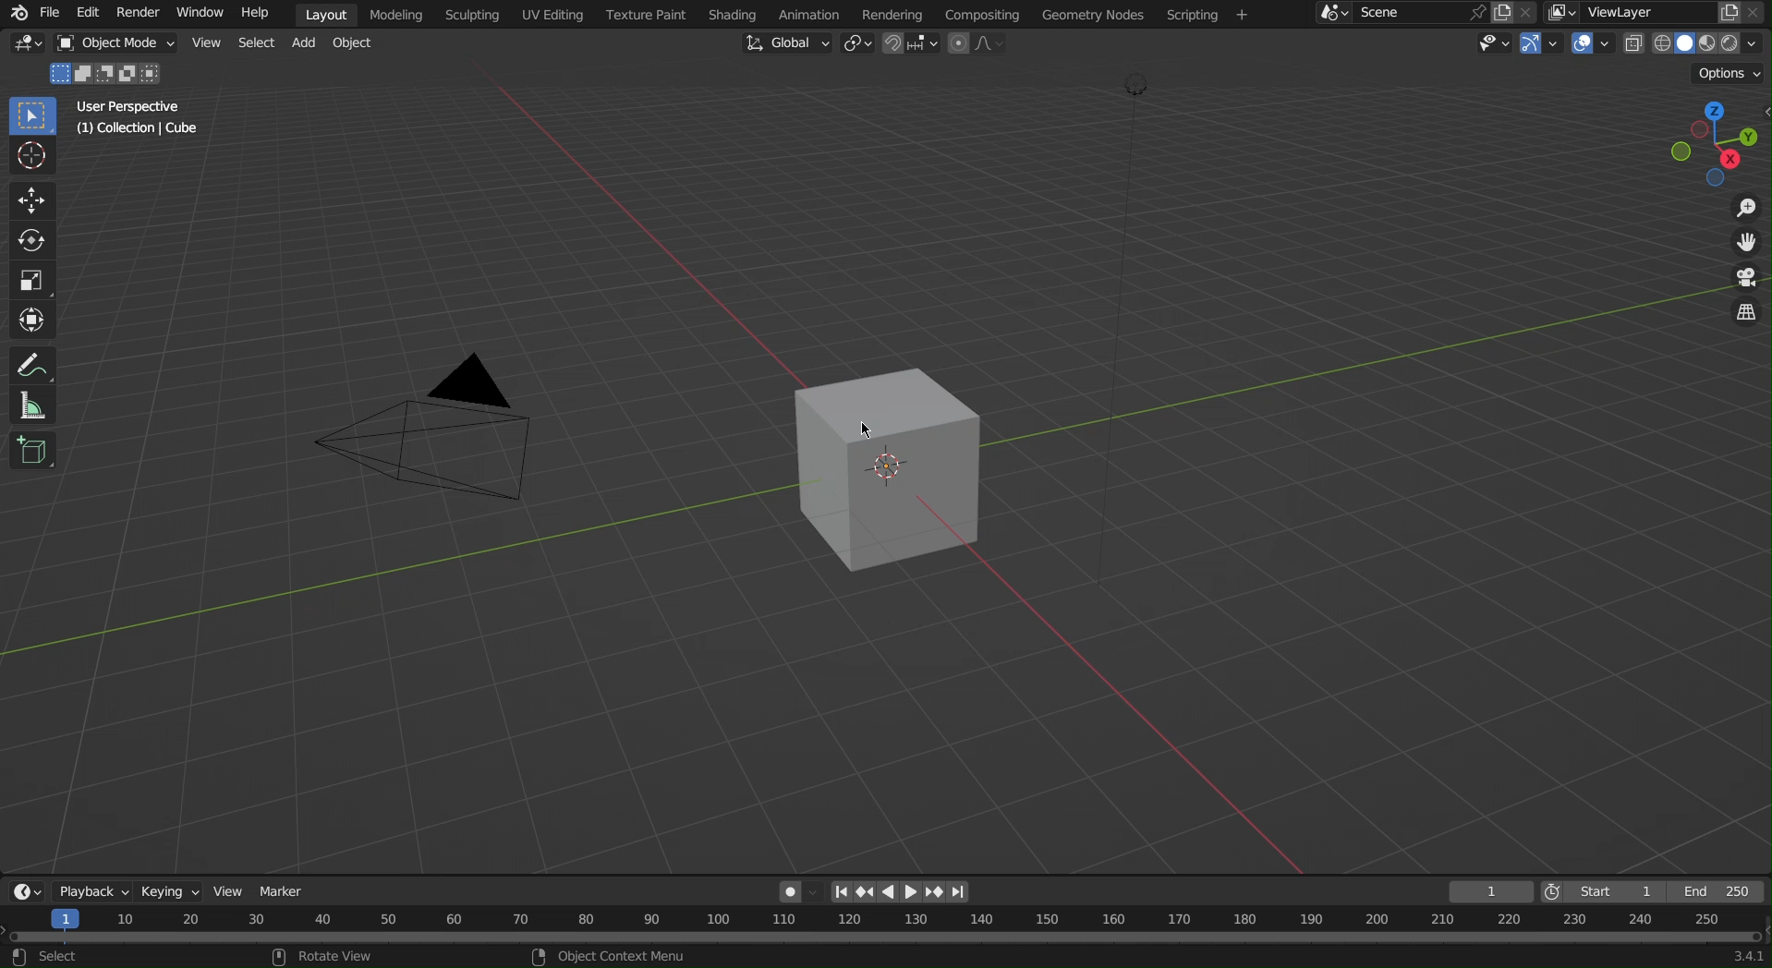 The image size is (1772, 968). I want to click on Collection | Cube, so click(140, 130).